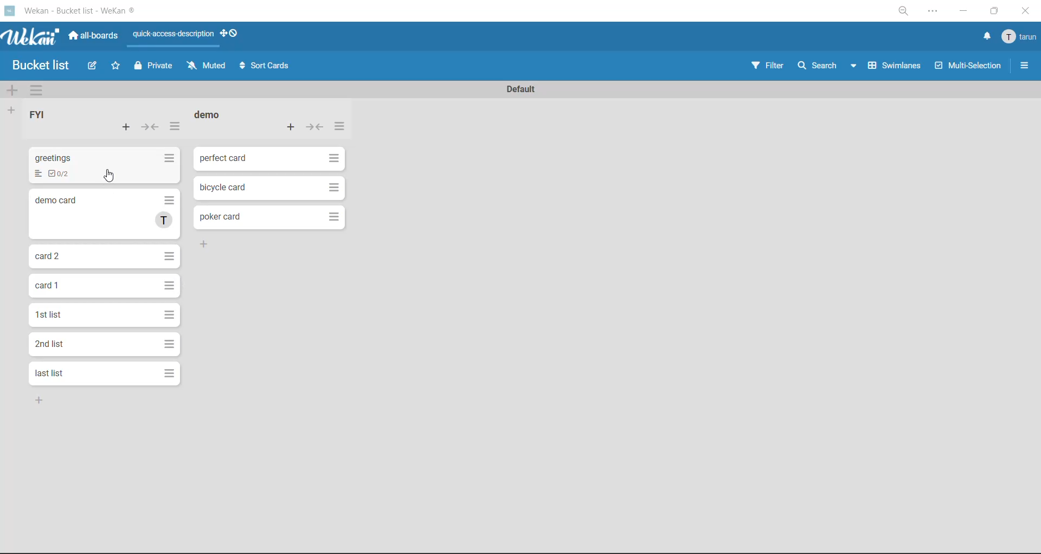 This screenshot has width=1041, height=554. What do you see at coordinates (314, 128) in the screenshot?
I see `collapse` at bounding box center [314, 128].